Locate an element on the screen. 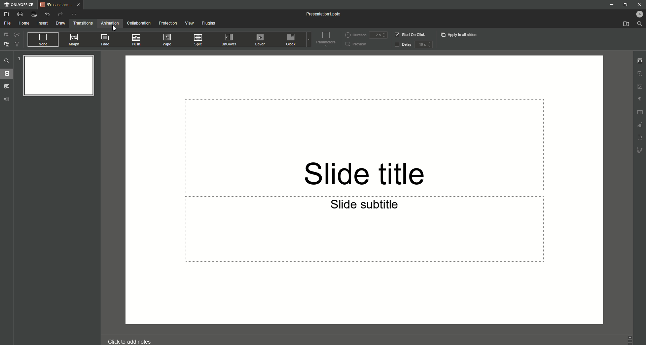  Parameters is located at coordinates (326, 40).